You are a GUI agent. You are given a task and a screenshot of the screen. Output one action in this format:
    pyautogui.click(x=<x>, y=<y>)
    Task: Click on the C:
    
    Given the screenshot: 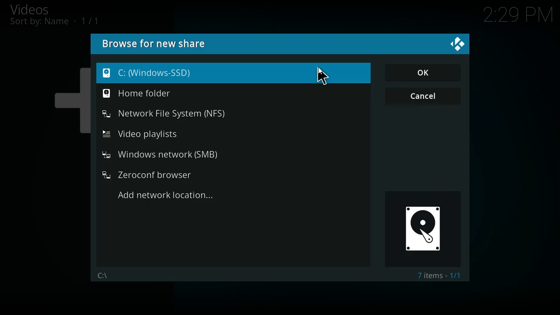 What is the action you would take?
    pyautogui.click(x=233, y=73)
    